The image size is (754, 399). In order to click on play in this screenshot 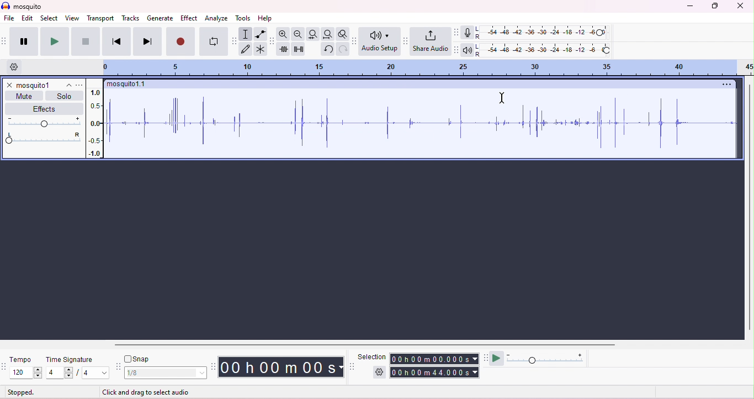, I will do `click(54, 41)`.